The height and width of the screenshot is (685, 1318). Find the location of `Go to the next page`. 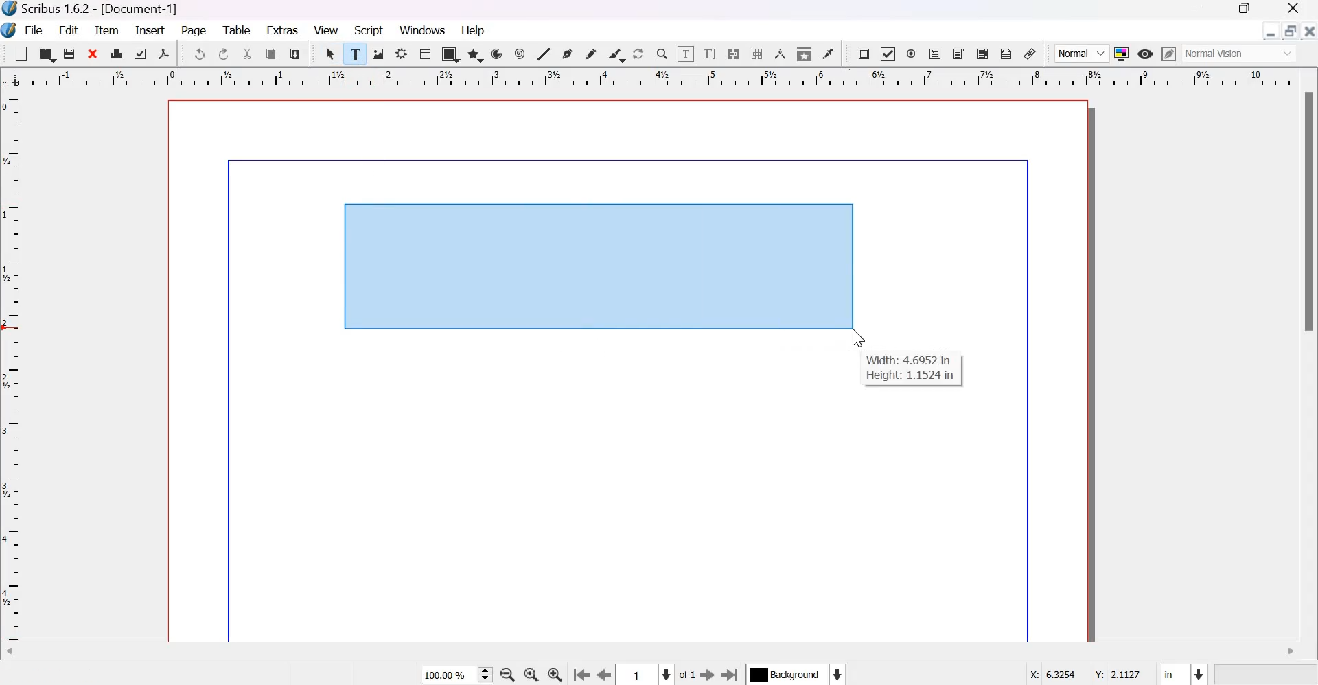

Go to the next page is located at coordinates (707, 675).